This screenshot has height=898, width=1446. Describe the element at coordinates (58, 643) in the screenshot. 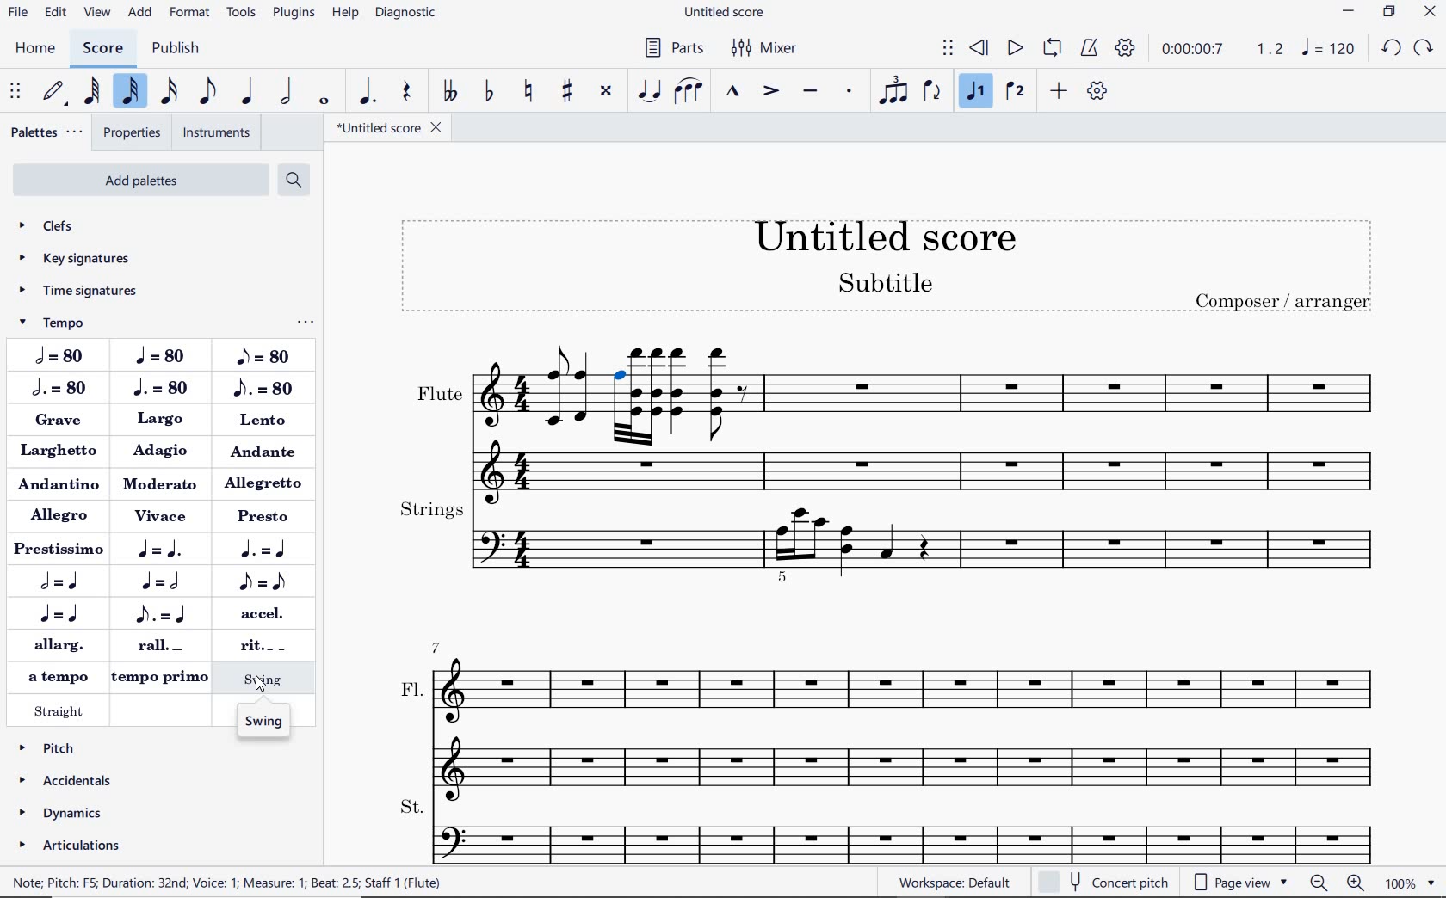

I see `ALLARG.` at that location.